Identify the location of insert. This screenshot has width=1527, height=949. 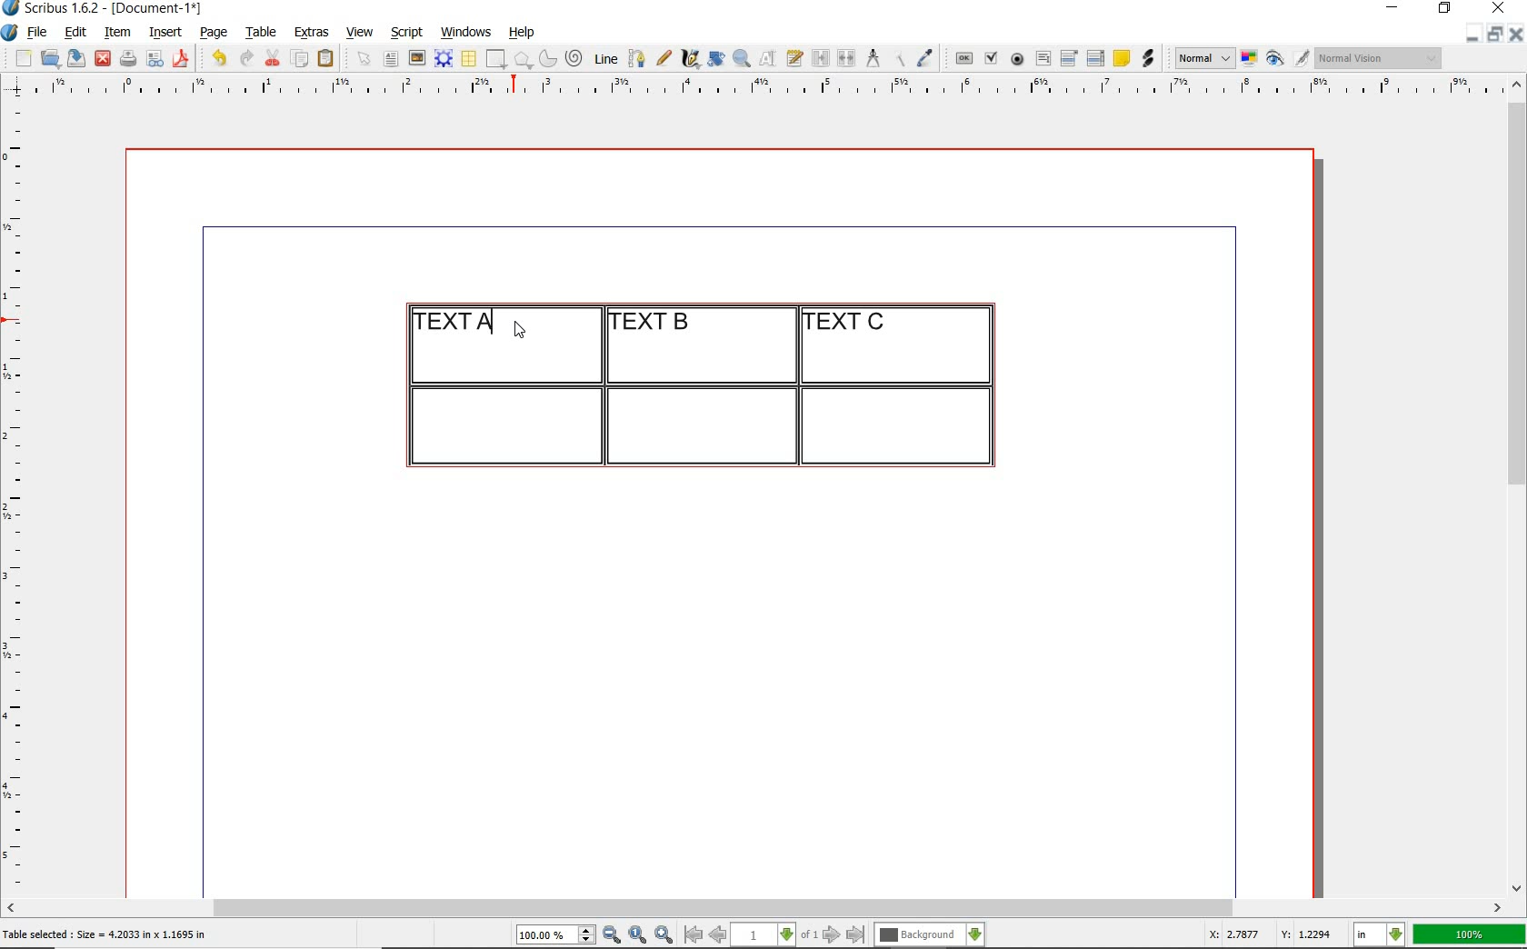
(165, 33).